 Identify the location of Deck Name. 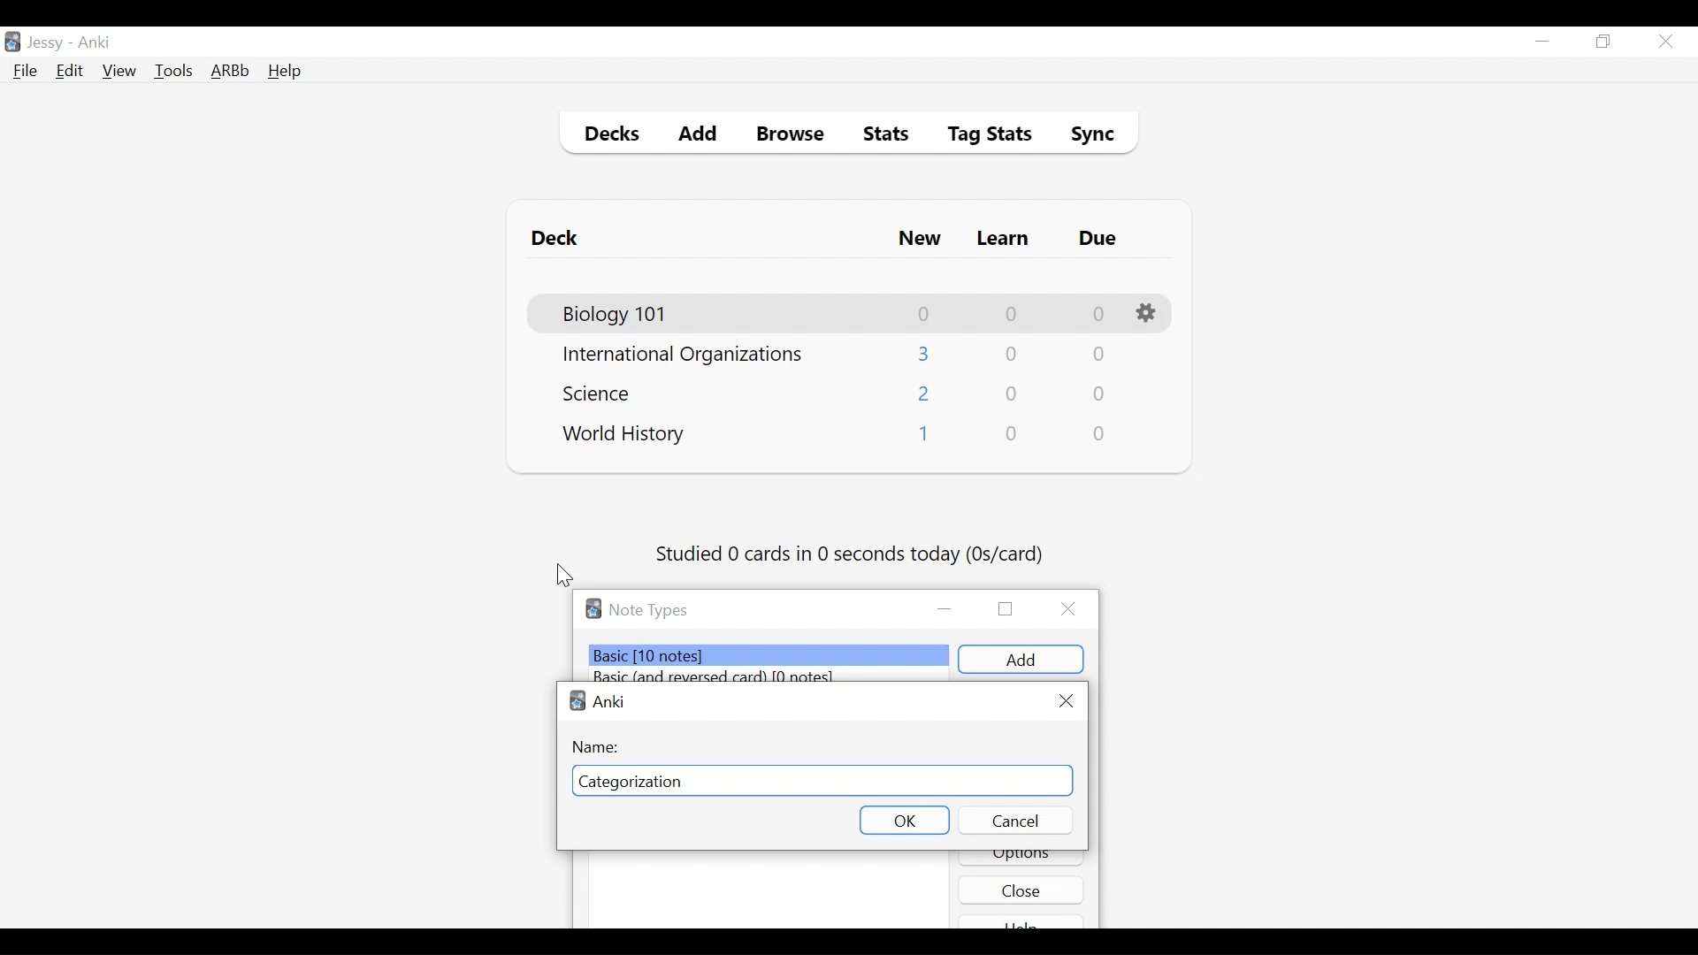
(616, 315).